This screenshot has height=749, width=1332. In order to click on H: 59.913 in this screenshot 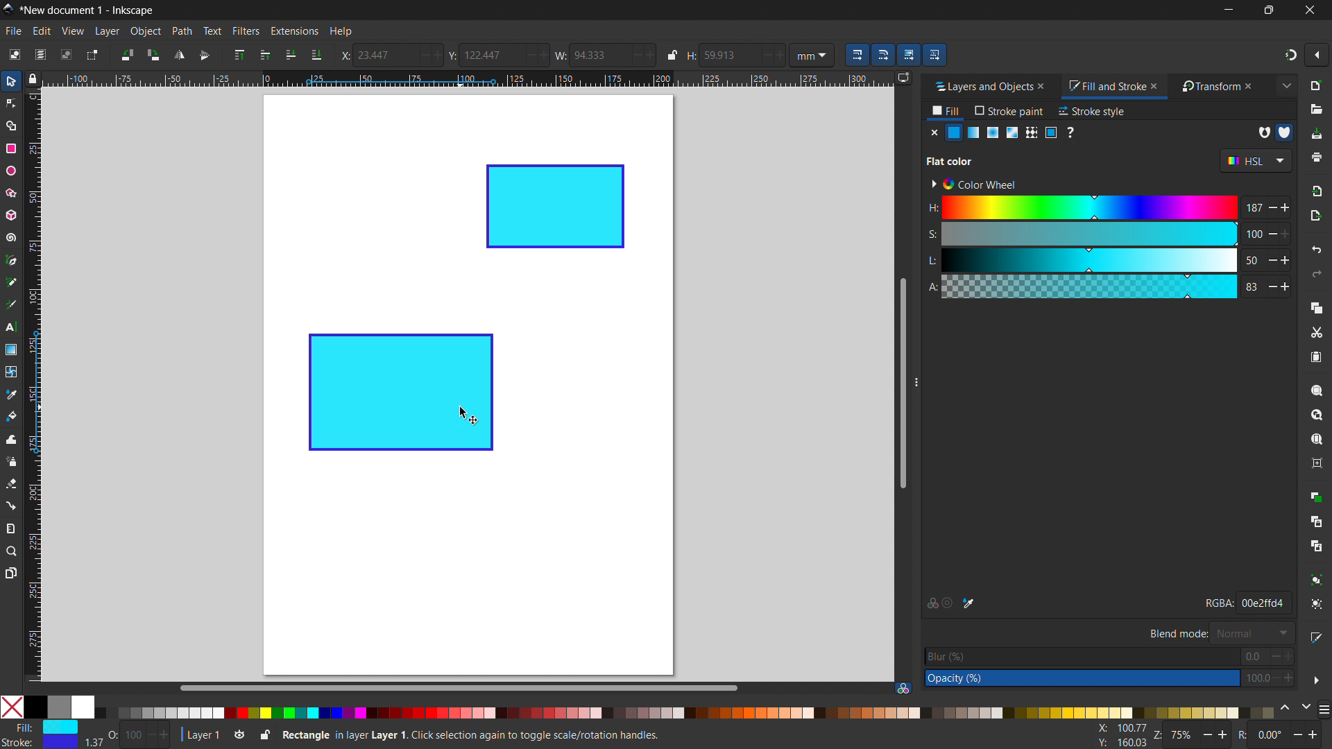, I will do `click(715, 55)`.